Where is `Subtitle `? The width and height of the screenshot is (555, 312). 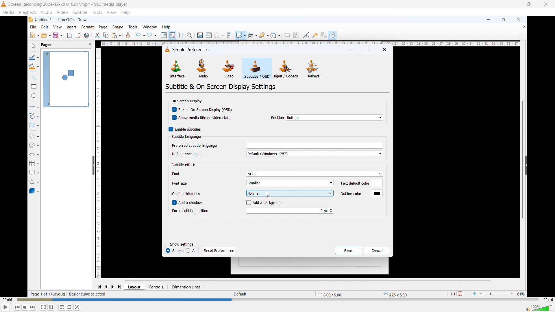 Subtitle  is located at coordinates (80, 12).